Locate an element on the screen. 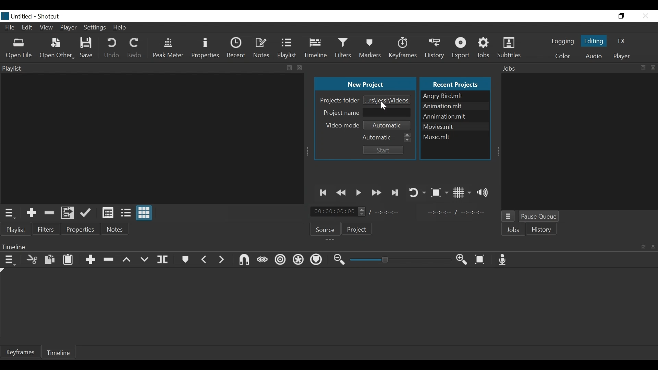 Image resolution: width=658 pixels, height=370 pixels. Append is located at coordinates (90, 260).